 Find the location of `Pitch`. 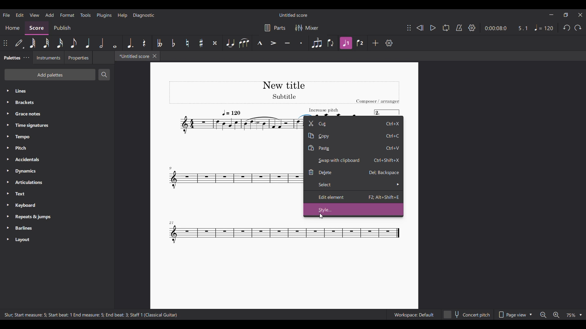

Pitch is located at coordinates (57, 148).